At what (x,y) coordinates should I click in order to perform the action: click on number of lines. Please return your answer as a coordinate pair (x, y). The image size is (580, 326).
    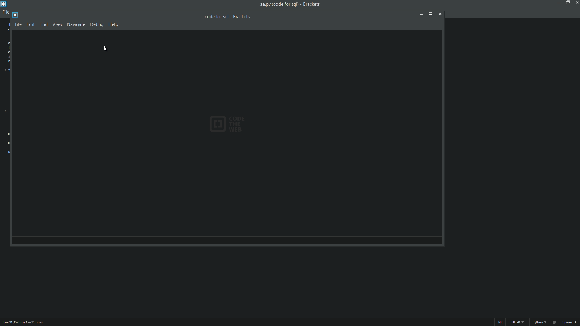
    Looking at the image, I should click on (37, 323).